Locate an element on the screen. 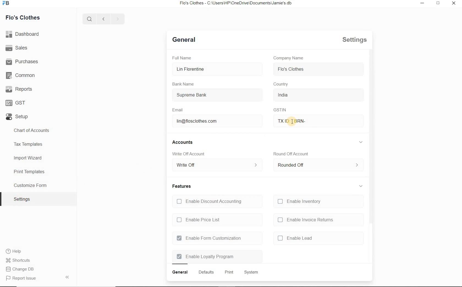 Image resolution: width=462 pixels, height=287 pixels. country is located at coordinates (282, 84).